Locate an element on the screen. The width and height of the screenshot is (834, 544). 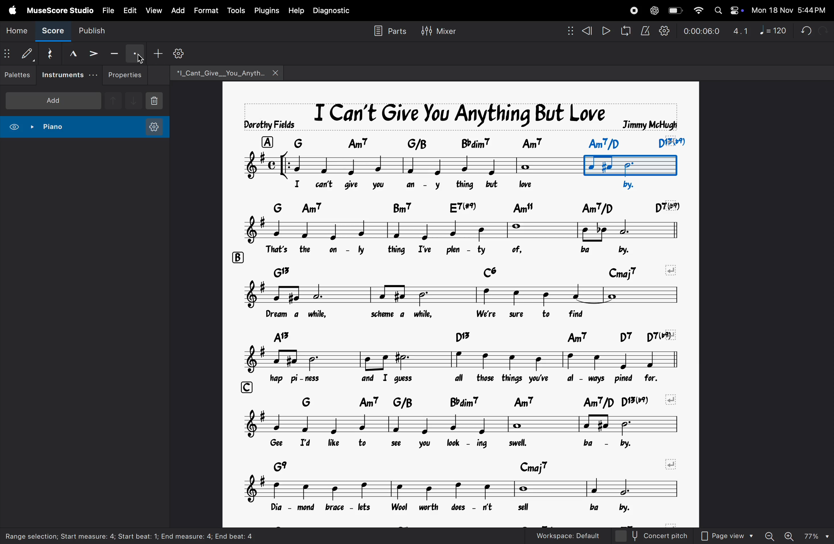
lyrics is located at coordinates (469, 444).